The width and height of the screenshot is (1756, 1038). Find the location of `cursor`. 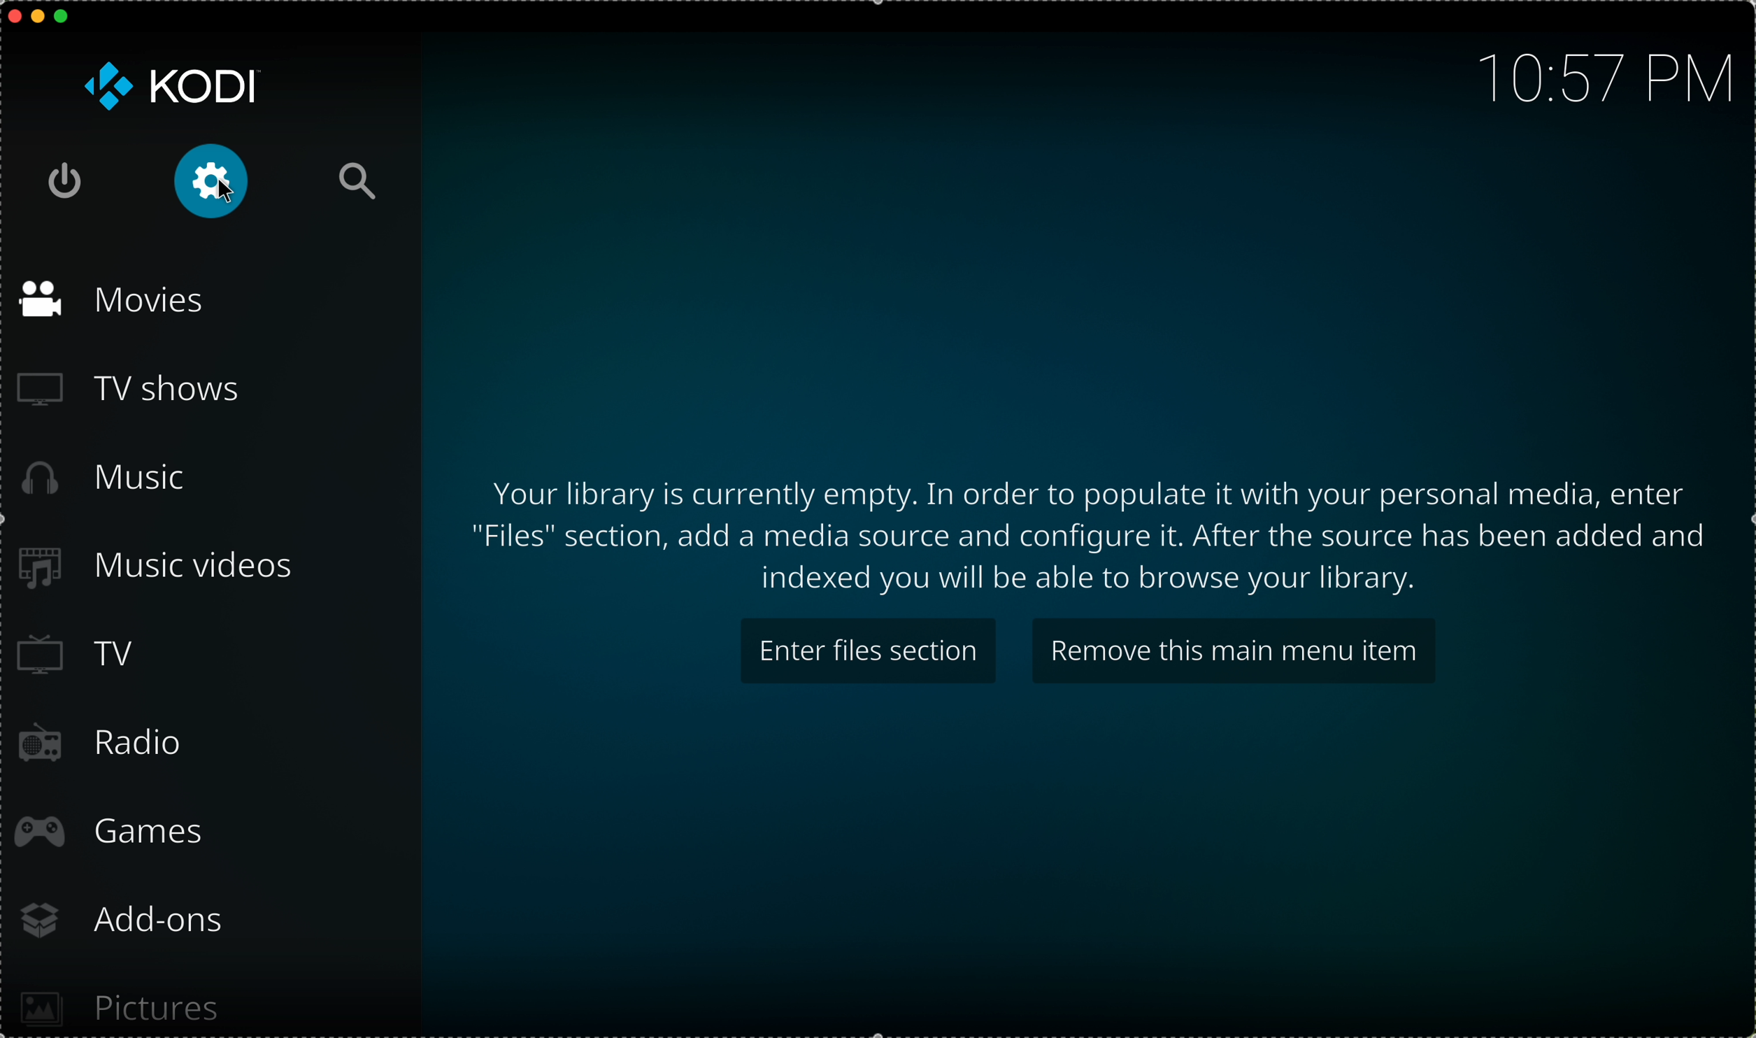

cursor is located at coordinates (224, 190).